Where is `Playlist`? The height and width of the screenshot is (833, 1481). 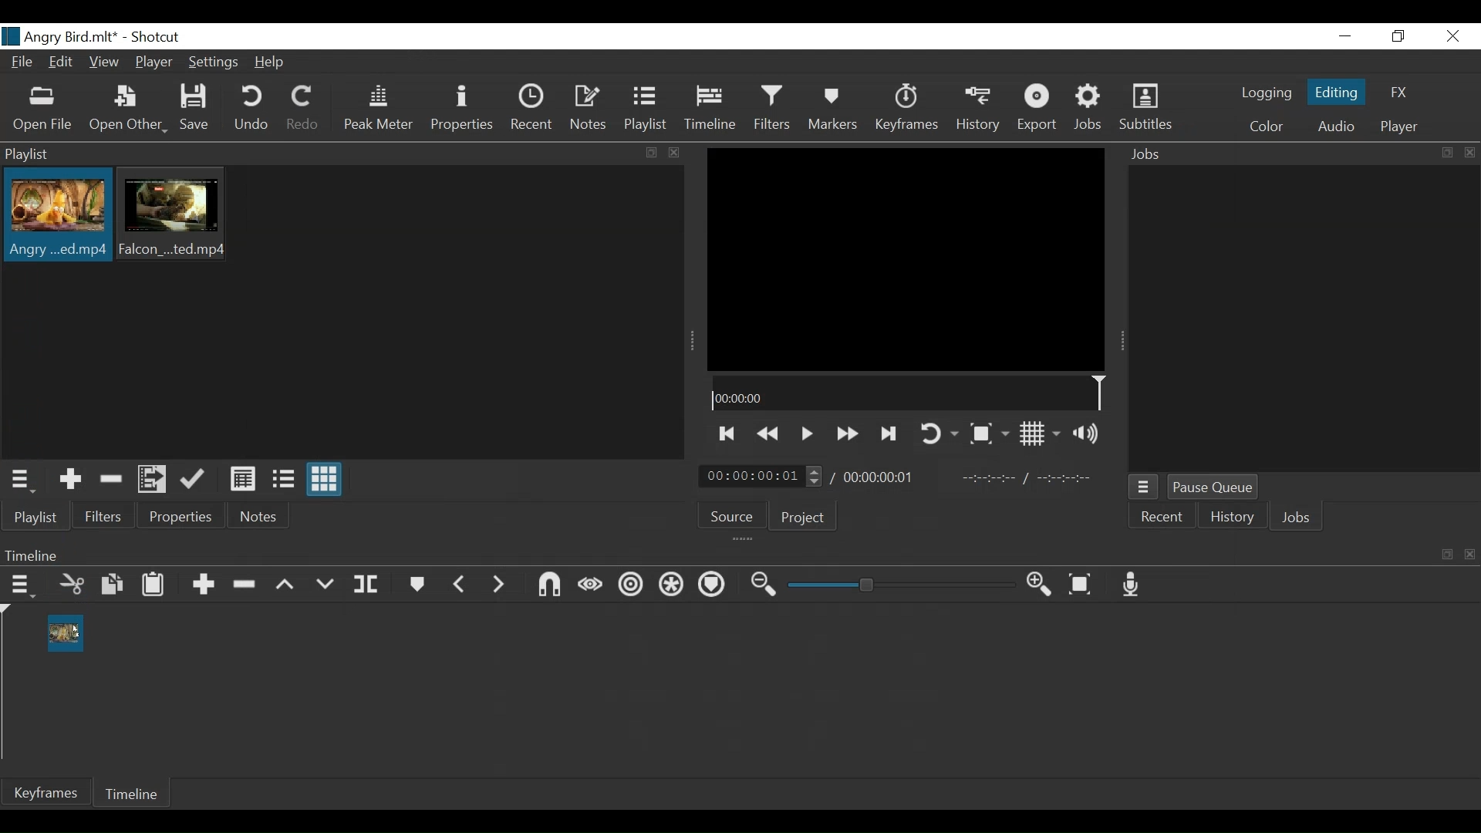 Playlist is located at coordinates (649, 108).